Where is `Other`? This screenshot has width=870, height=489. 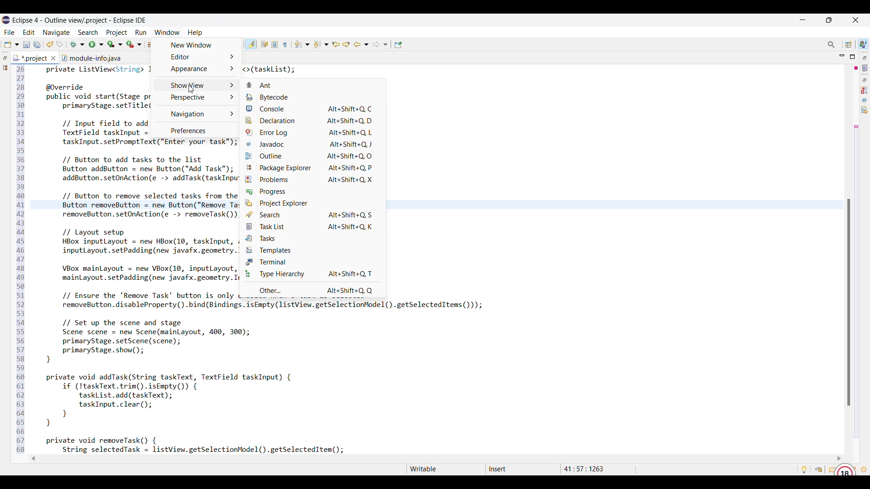 Other is located at coordinates (313, 290).